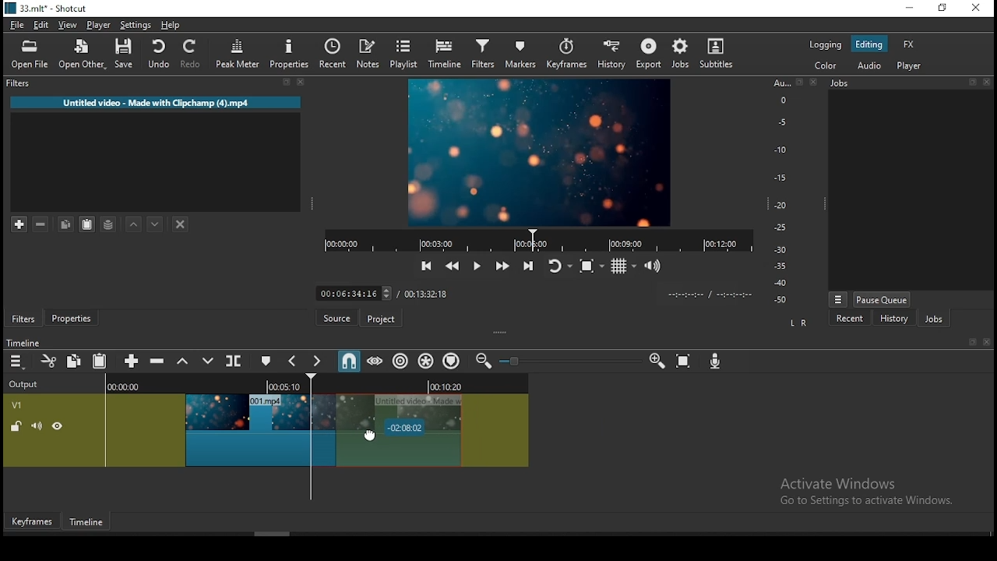 The width and height of the screenshot is (997, 561). I want to click on paste filter, so click(86, 224).